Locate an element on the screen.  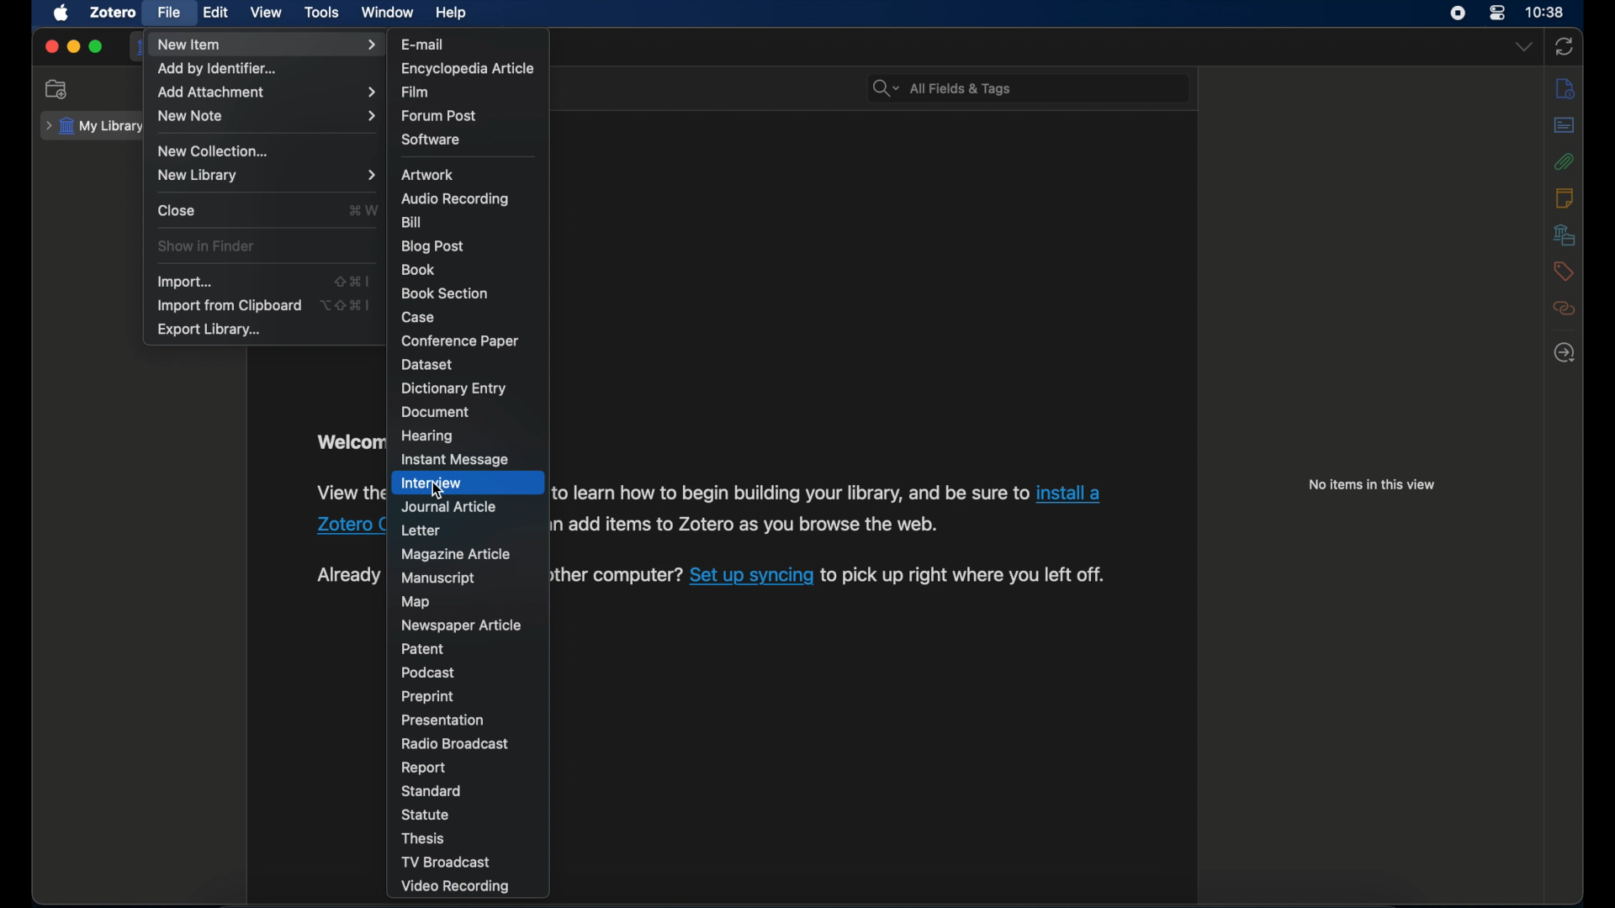
new collection is located at coordinates (57, 89).